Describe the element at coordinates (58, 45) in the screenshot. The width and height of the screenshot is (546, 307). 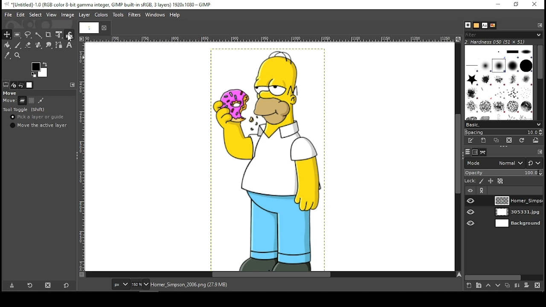
I see `paths tool` at that location.